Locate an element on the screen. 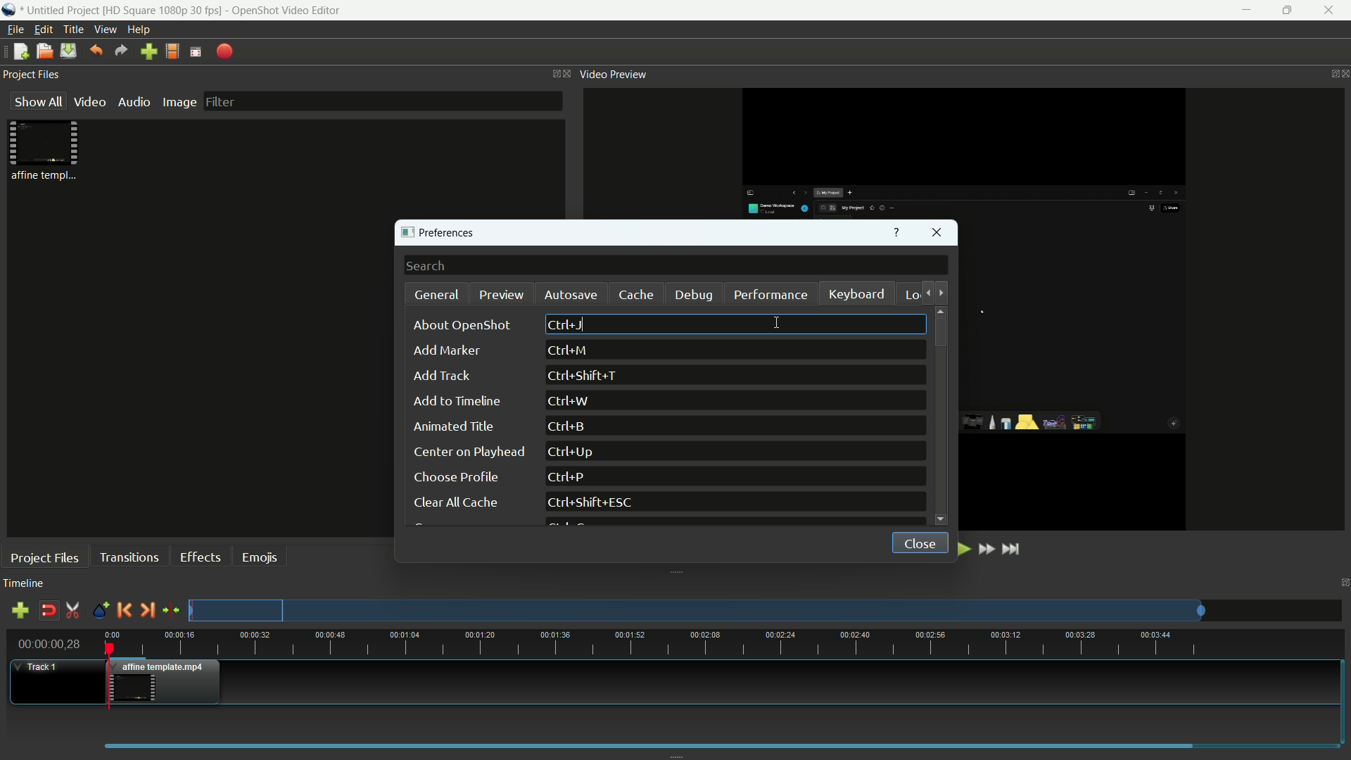 This screenshot has width=1351, height=760. keyboard shortcut is located at coordinates (569, 426).